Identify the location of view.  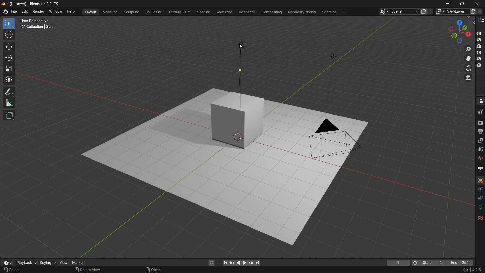
(63, 262).